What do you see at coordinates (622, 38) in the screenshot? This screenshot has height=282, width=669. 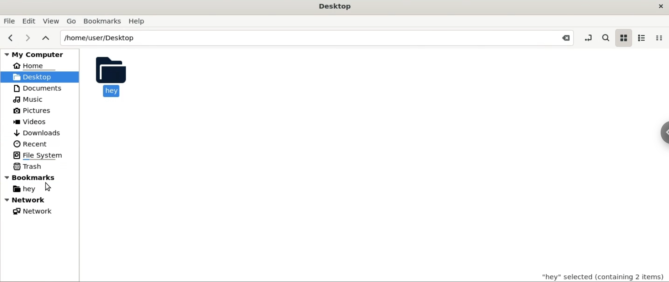 I see `icon view` at bounding box center [622, 38].